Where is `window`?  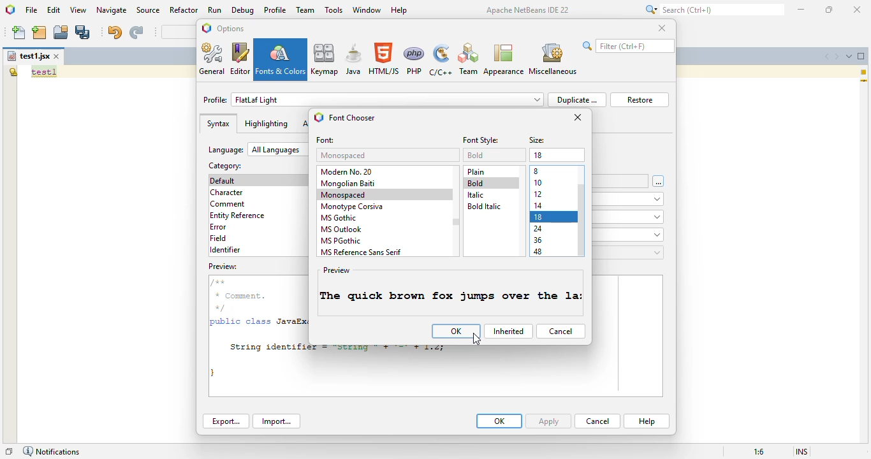 window is located at coordinates (367, 10).